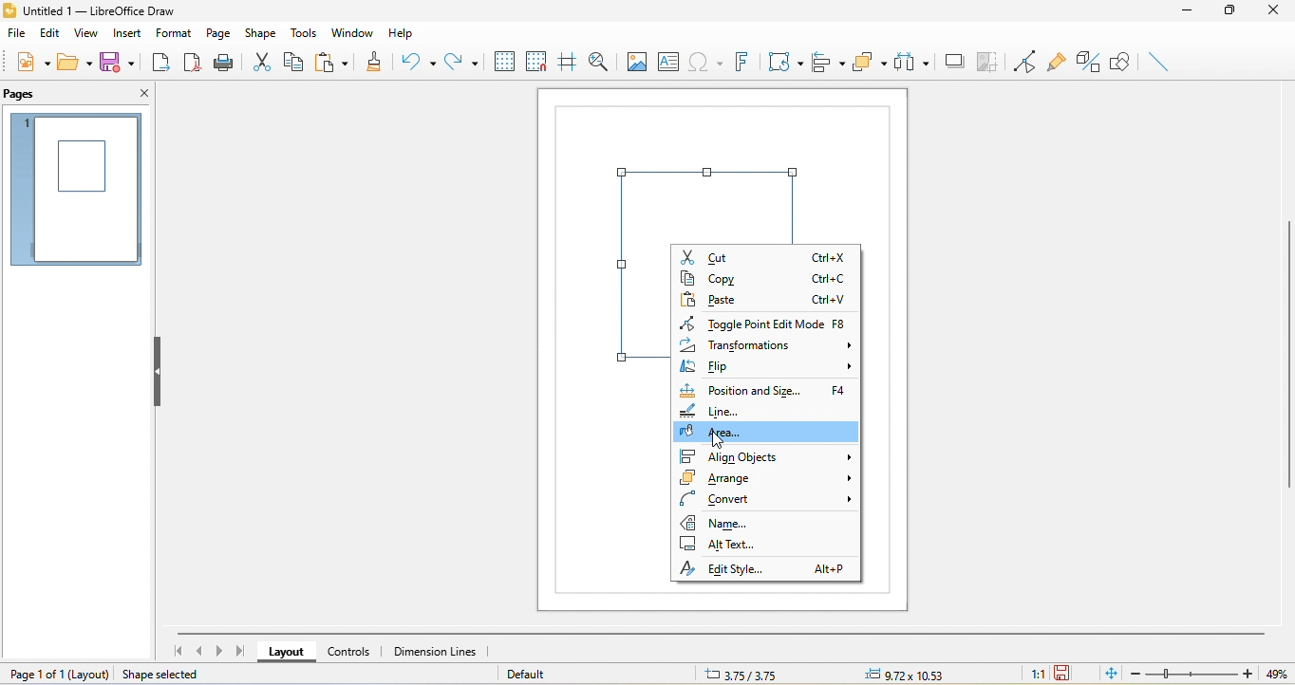 The height and width of the screenshot is (685, 1295). What do you see at coordinates (718, 440) in the screenshot?
I see `cursor movement` at bounding box center [718, 440].